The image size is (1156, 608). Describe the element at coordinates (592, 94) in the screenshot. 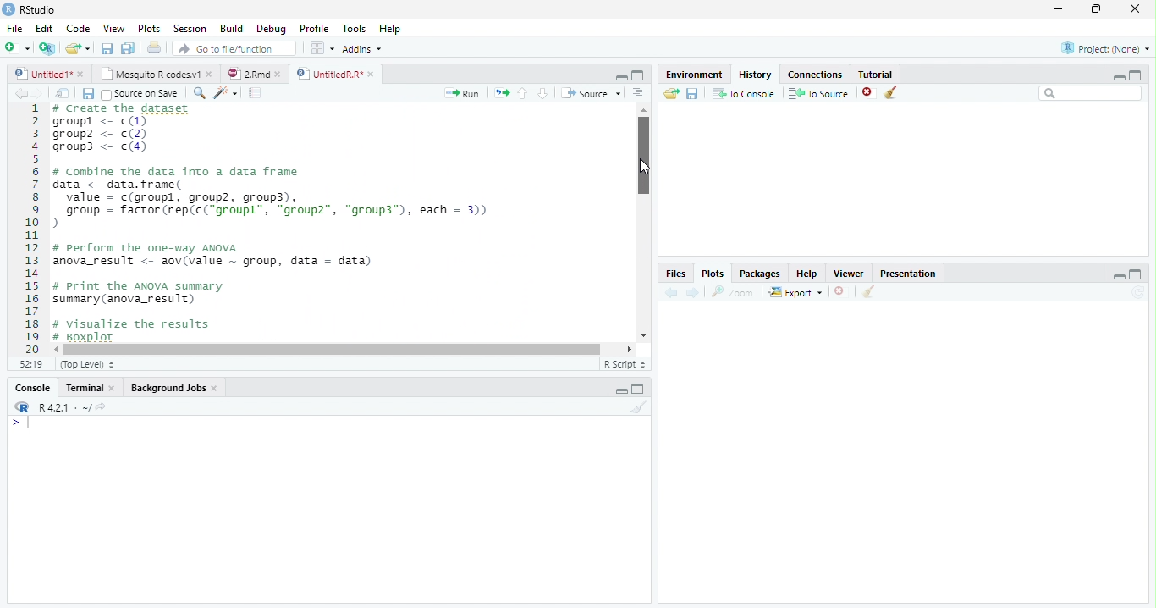

I see `Source` at that location.